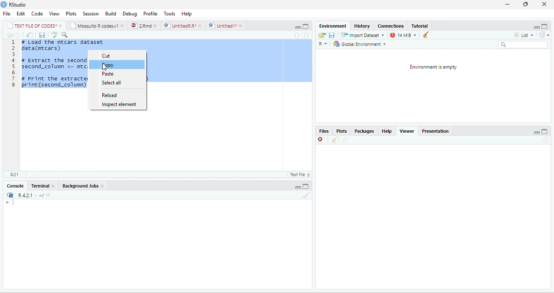 Image resolution: width=554 pixels, height=293 pixels. What do you see at coordinates (365, 131) in the screenshot?
I see `Packages` at bounding box center [365, 131].